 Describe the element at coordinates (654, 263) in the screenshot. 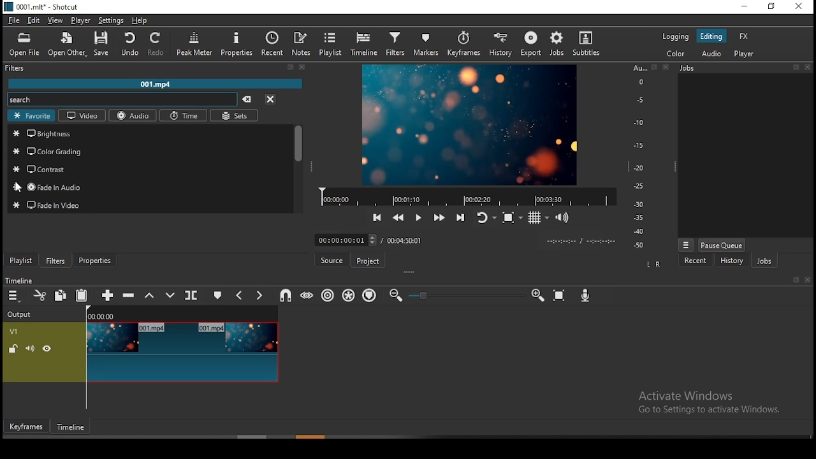

I see `L R` at that location.